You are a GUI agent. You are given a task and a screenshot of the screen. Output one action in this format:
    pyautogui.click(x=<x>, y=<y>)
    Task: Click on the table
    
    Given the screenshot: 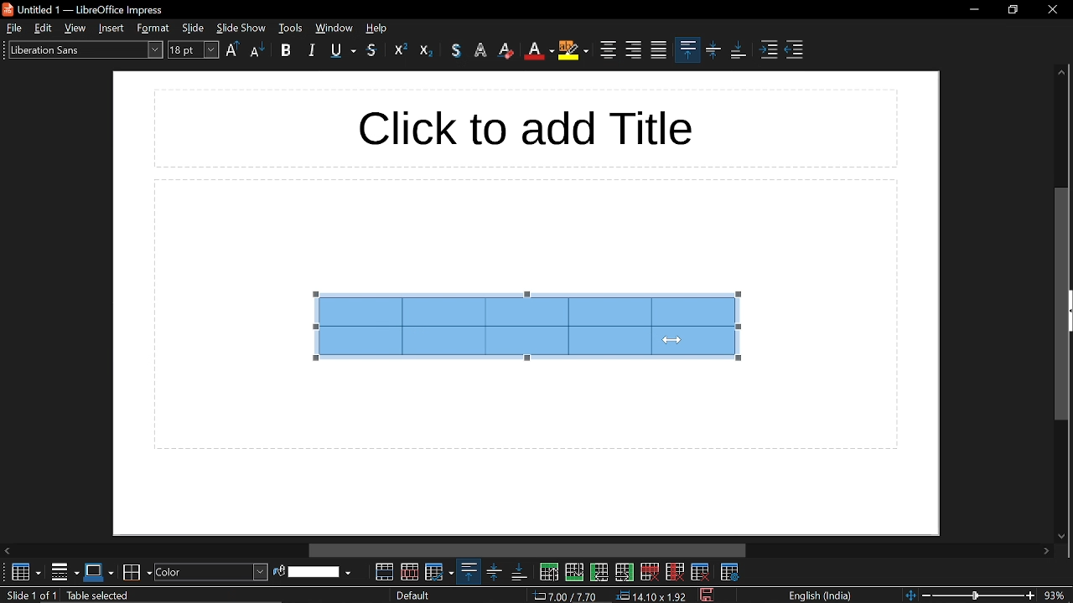 What is the action you would take?
    pyautogui.click(x=22, y=573)
    